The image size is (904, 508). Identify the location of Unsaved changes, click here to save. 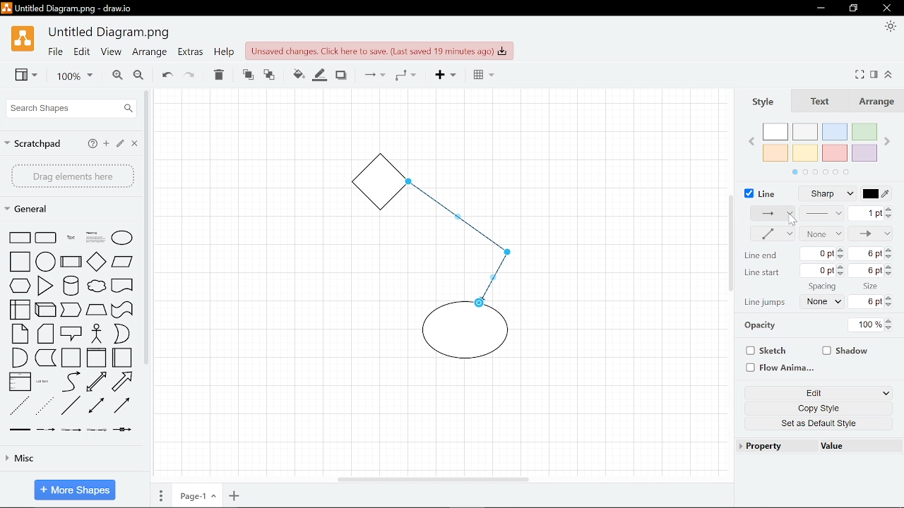
(379, 50).